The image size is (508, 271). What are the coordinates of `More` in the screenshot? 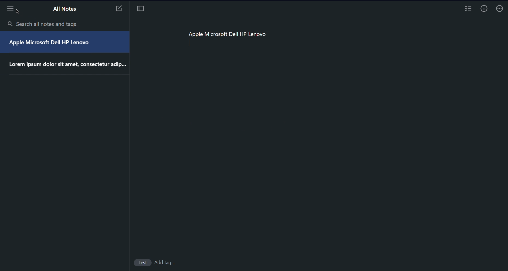 It's located at (10, 10).